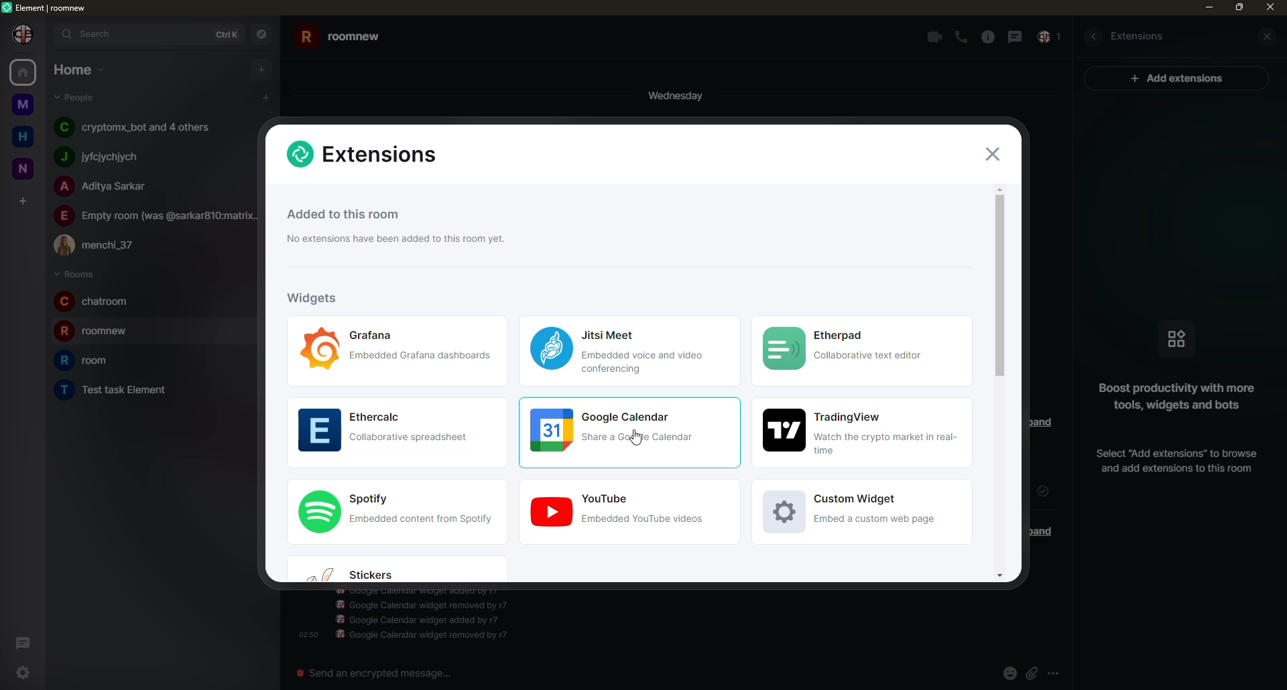  I want to click on home, so click(24, 137).